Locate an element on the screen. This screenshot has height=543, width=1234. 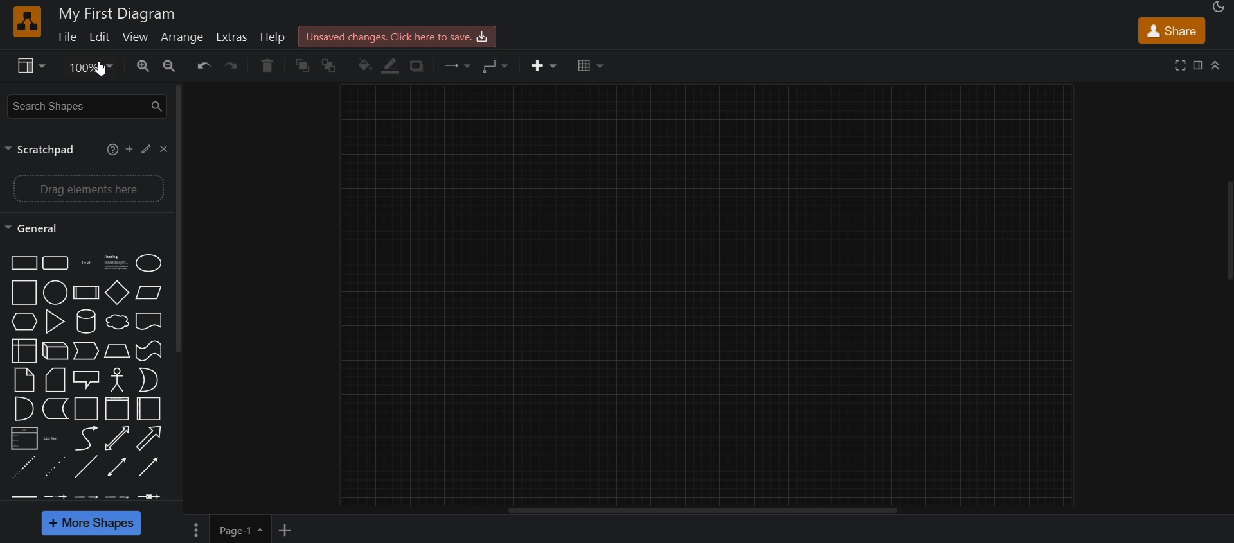
fill color is located at coordinates (365, 66).